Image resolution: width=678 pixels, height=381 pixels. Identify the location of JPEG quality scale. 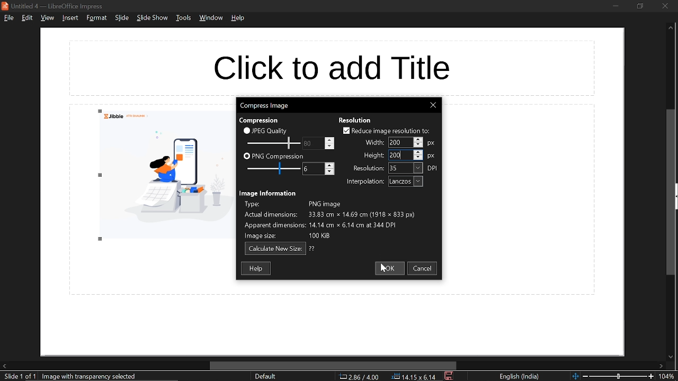
(275, 169).